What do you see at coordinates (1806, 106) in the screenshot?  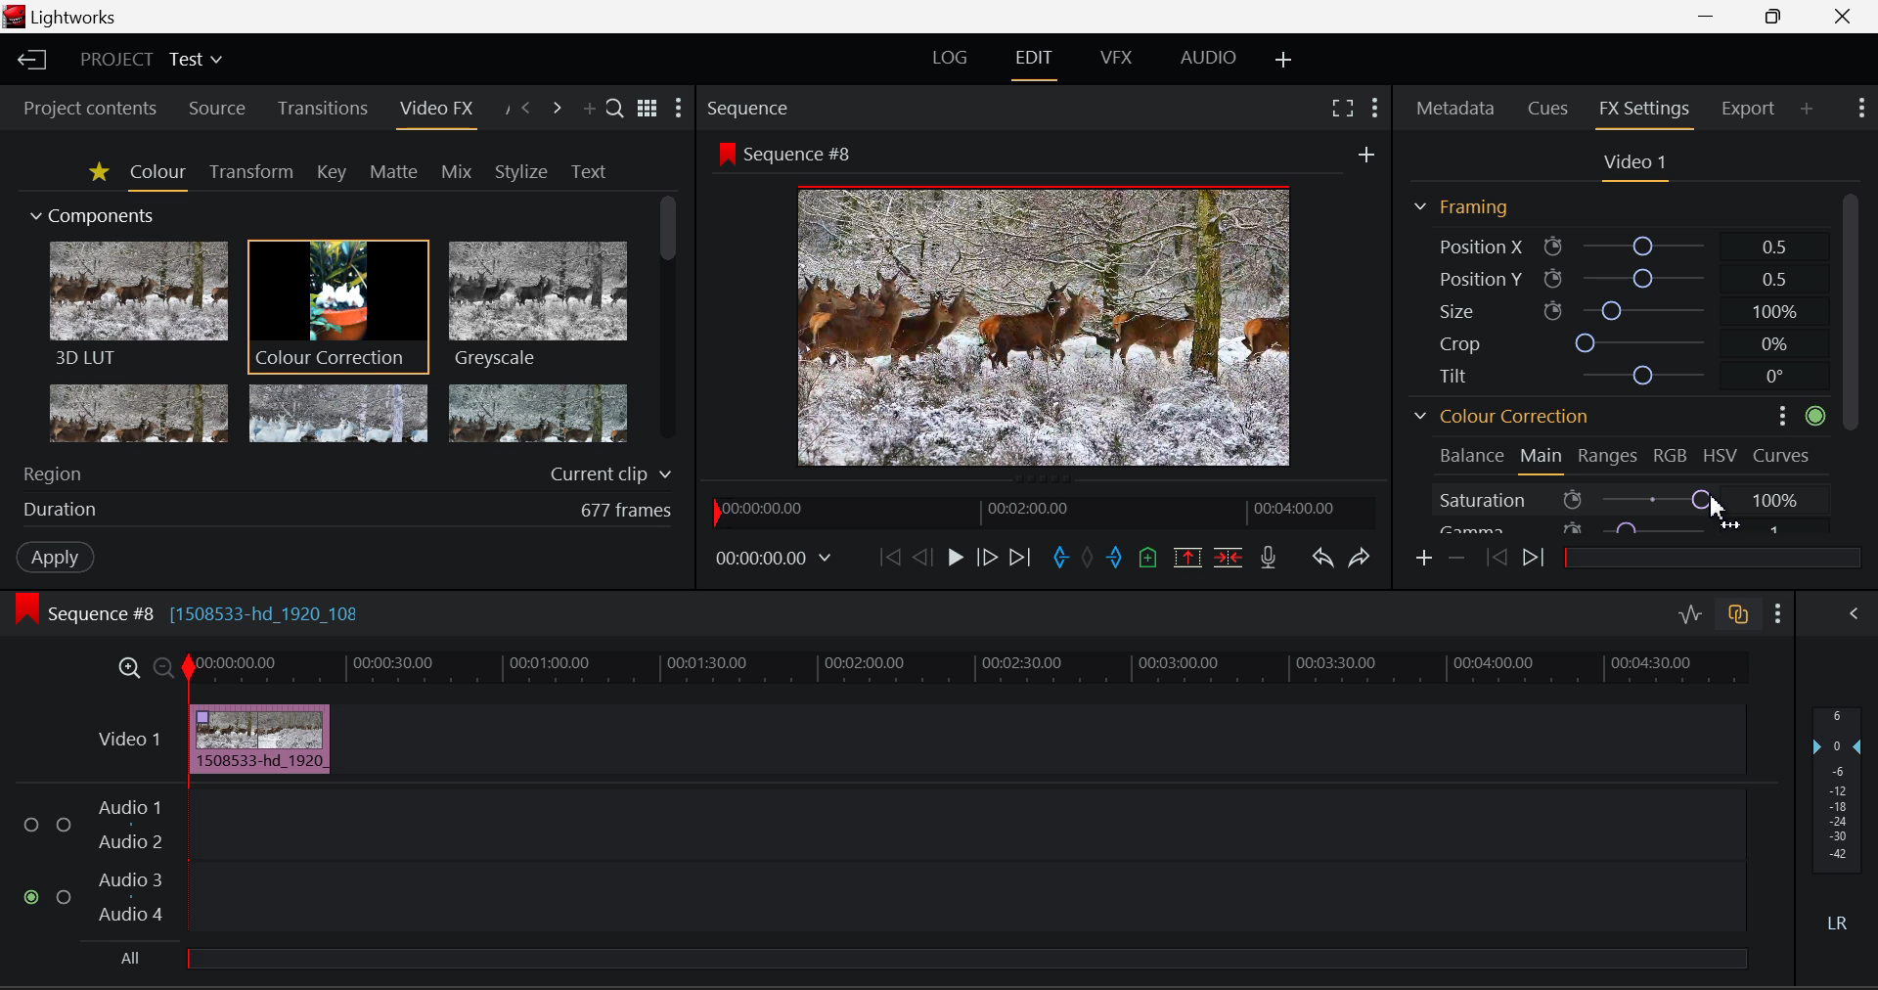 I see `Add Panel` at bounding box center [1806, 106].